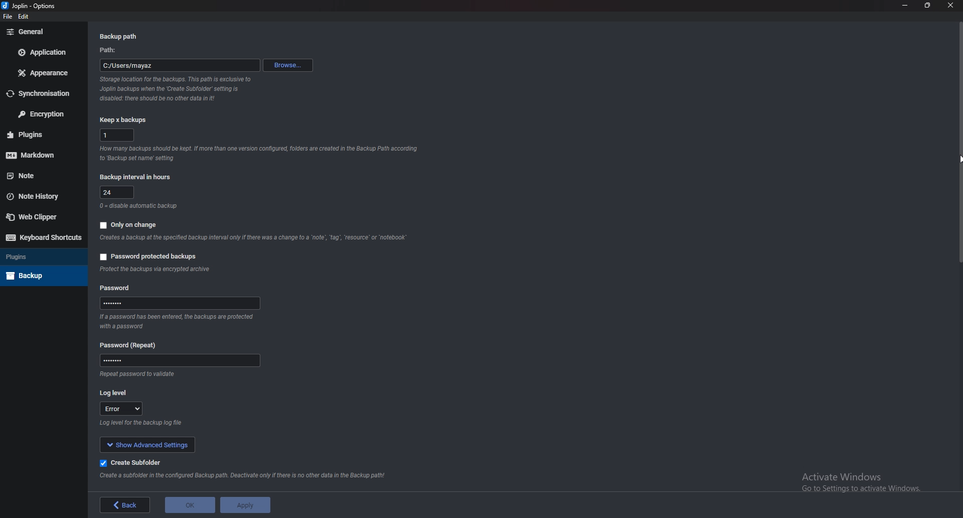  Describe the element at coordinates (41, 257) in the screenshot. I see `Plugins` at that location.